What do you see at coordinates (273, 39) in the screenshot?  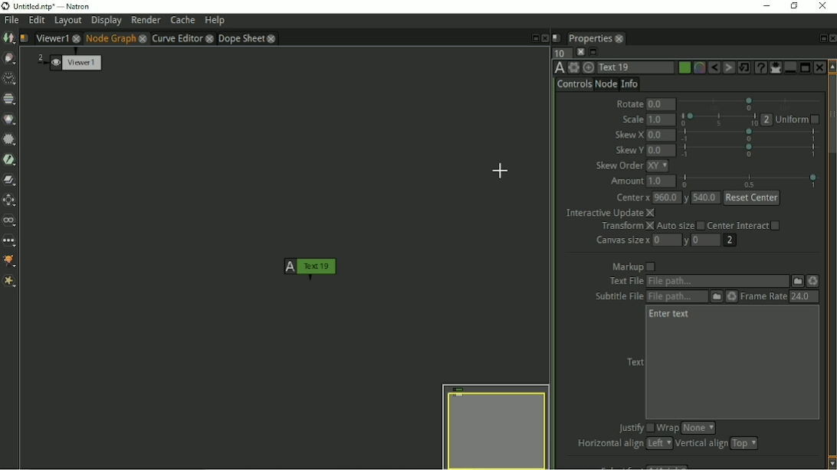 I see `close` at bounding box center [273, 39].